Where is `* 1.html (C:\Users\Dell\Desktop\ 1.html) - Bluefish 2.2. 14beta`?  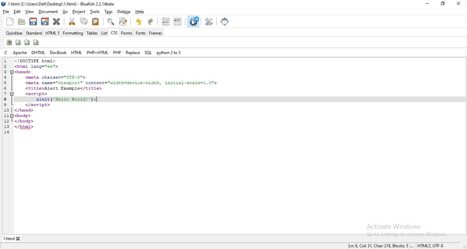
* 1.html (C:\Users\Dell\Desktop\ 1.html) - Bluefish 2.2. 14beta is located at coordinates (65, 4).